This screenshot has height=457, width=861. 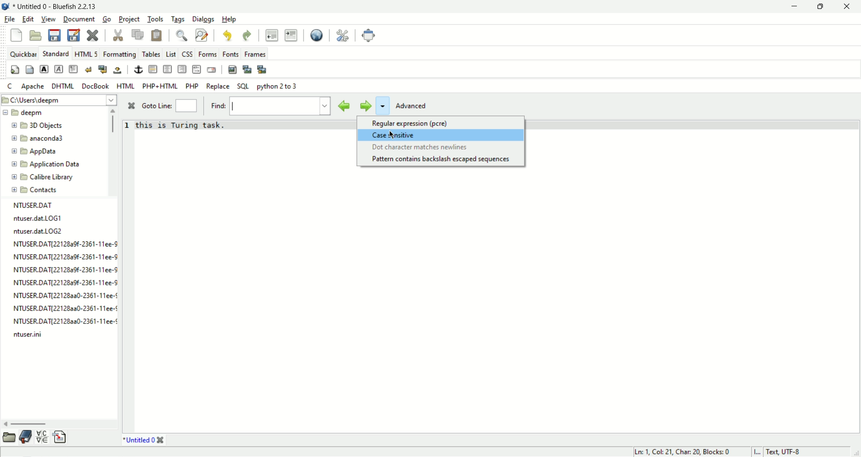 I want to click on file, so click(x=9, y=20).